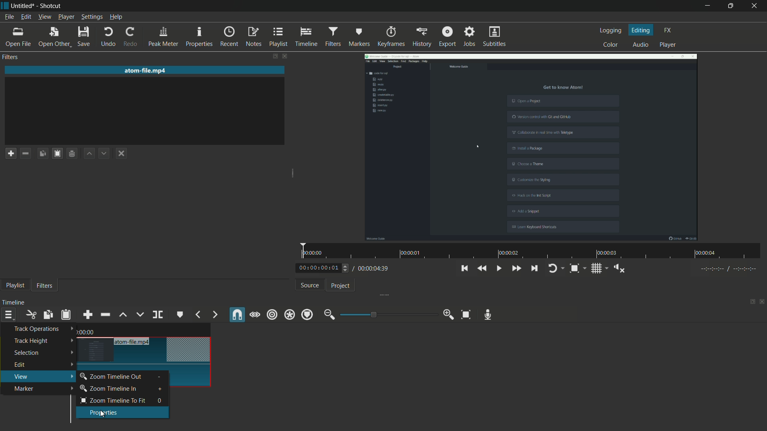 The height and width of the screenshot is (431, 767). What do you see at coordinates (135, 342) in the screenshot?
I see `atom-file.mp4` at bounding box center [135, 342].